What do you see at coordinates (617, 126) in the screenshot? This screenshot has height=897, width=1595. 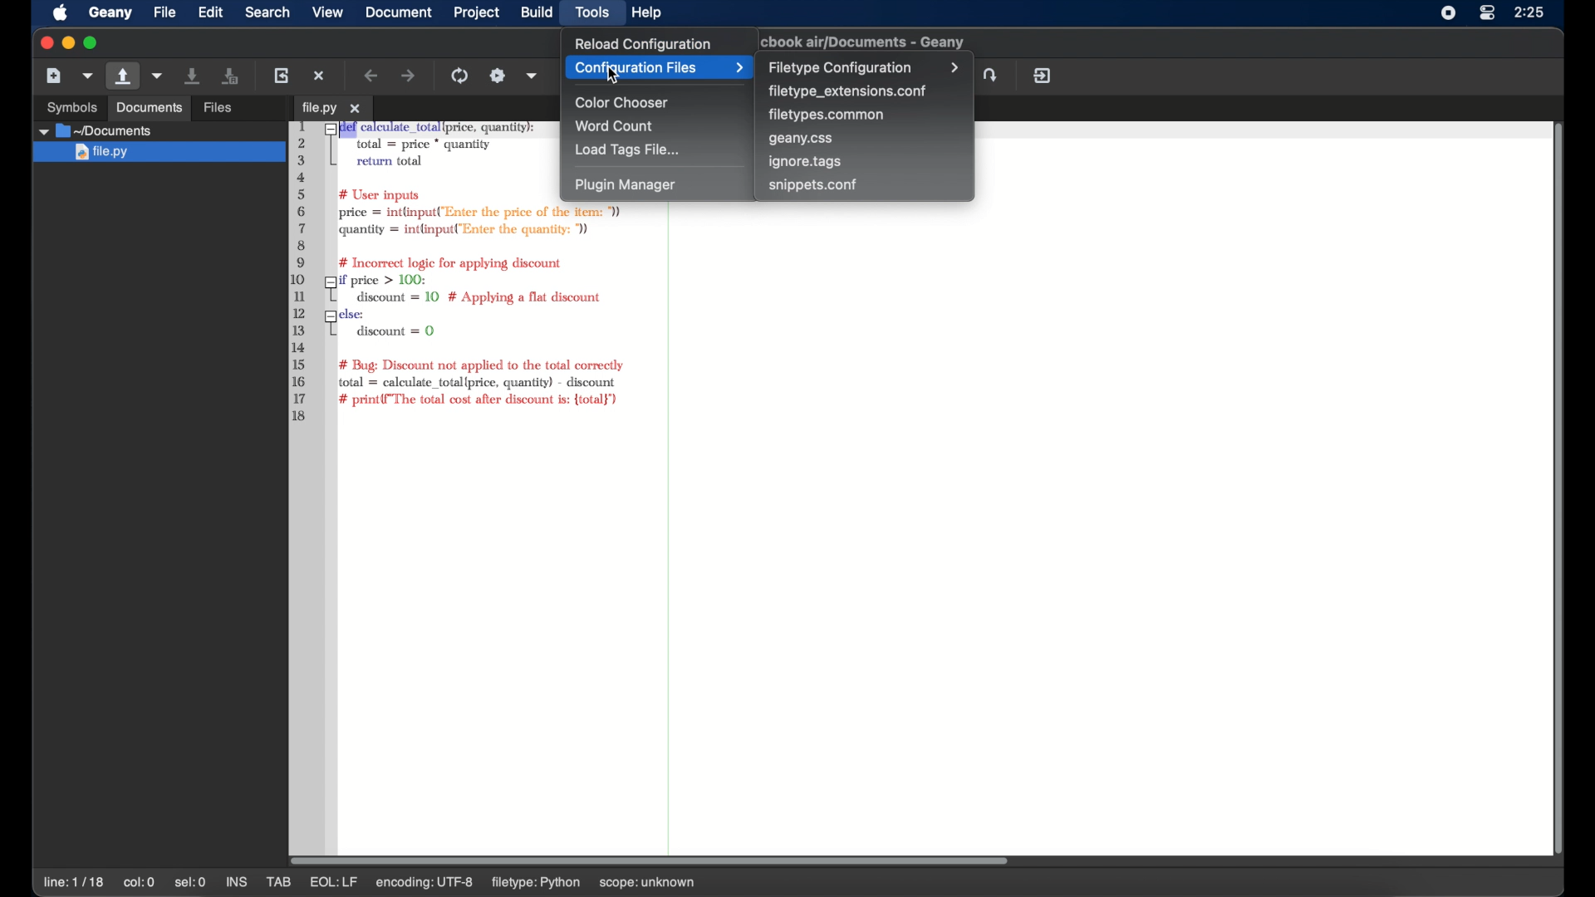 I see `word count` at bounding box center [617, 126].